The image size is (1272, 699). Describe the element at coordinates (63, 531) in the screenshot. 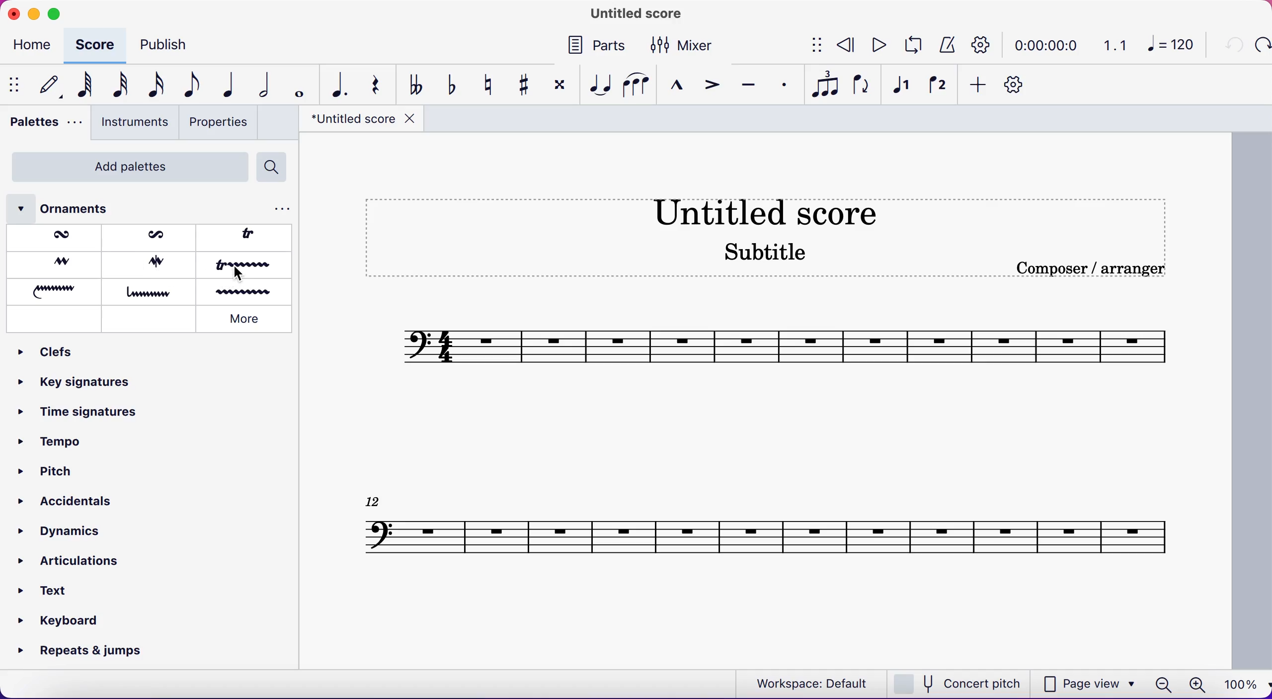

I see `dynamics` at that location.